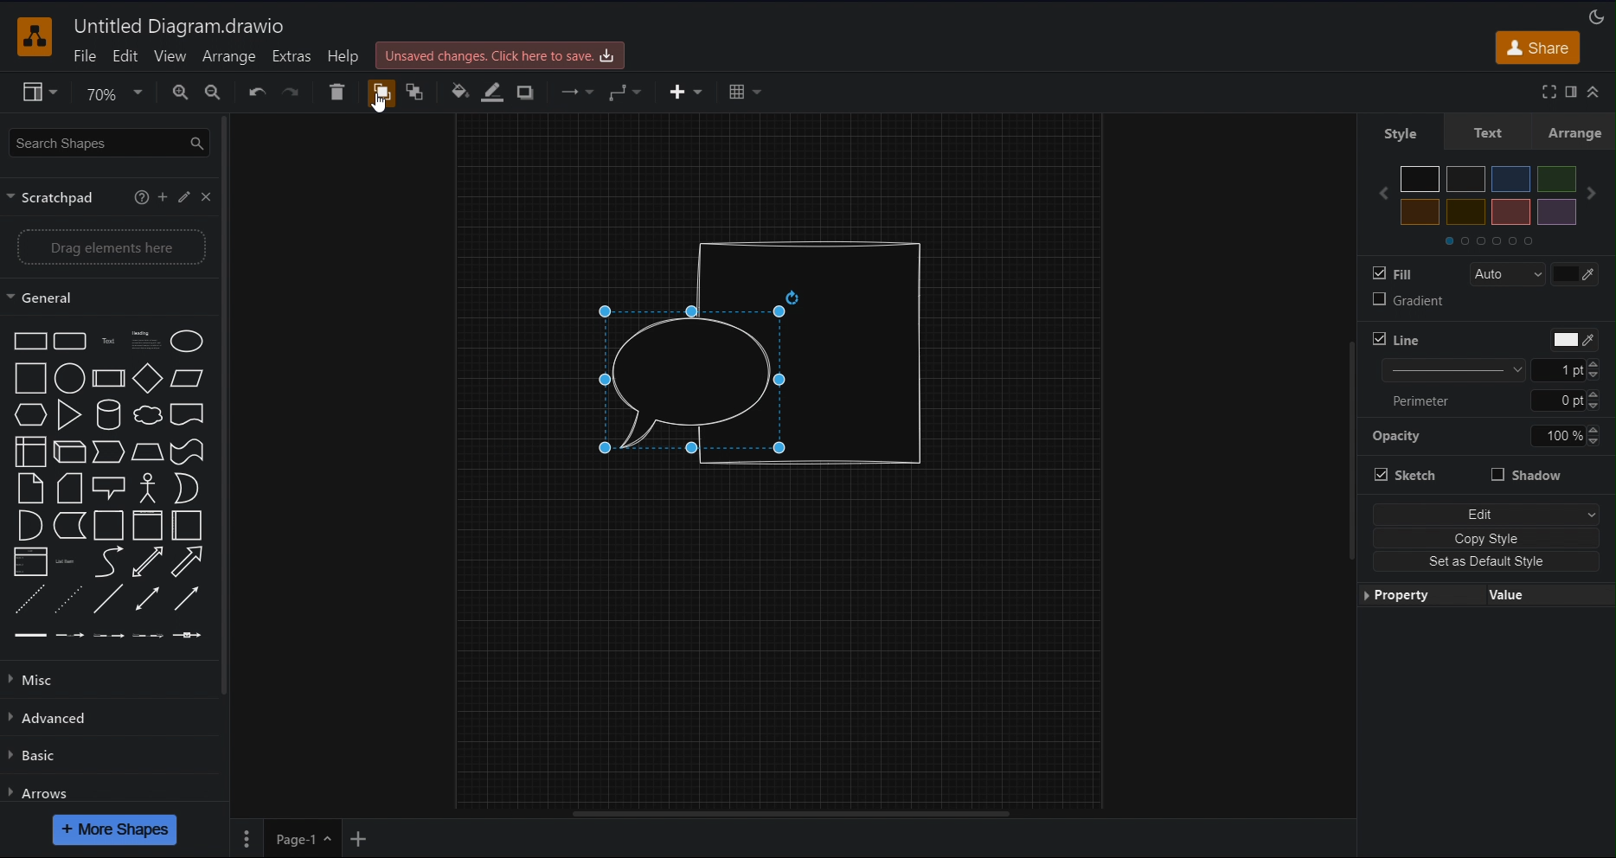  What do you see at coordinates (109, 525) in the screenshot?
I see `Container` at bounding box center [109, 525].